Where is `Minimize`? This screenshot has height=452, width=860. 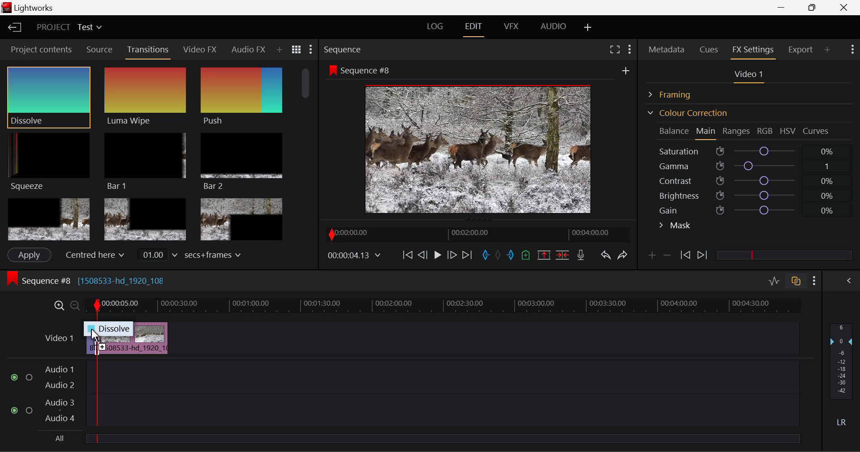
Minimize is located at coordinates (814, 7).